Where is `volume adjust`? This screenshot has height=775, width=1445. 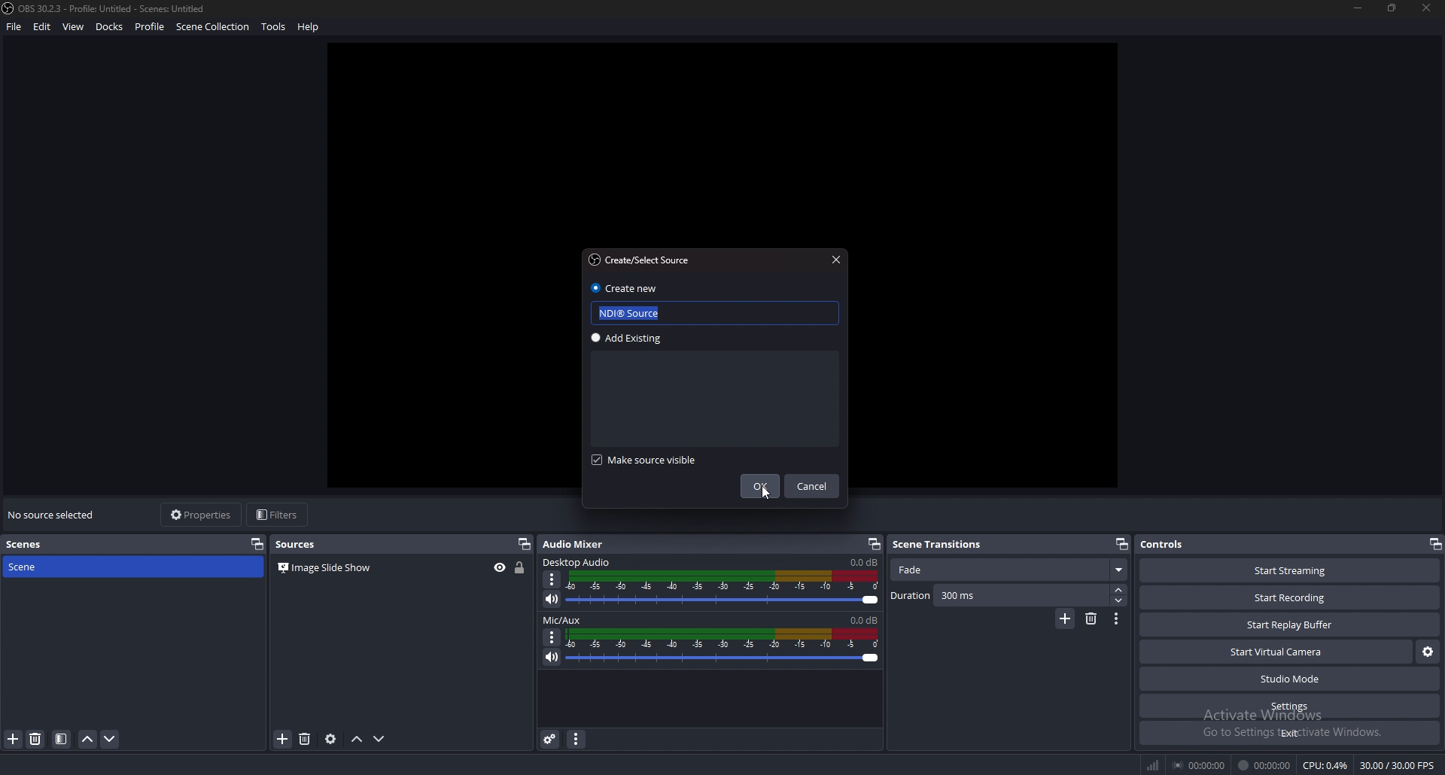 volume adjust is located at coordinates (723, 588).